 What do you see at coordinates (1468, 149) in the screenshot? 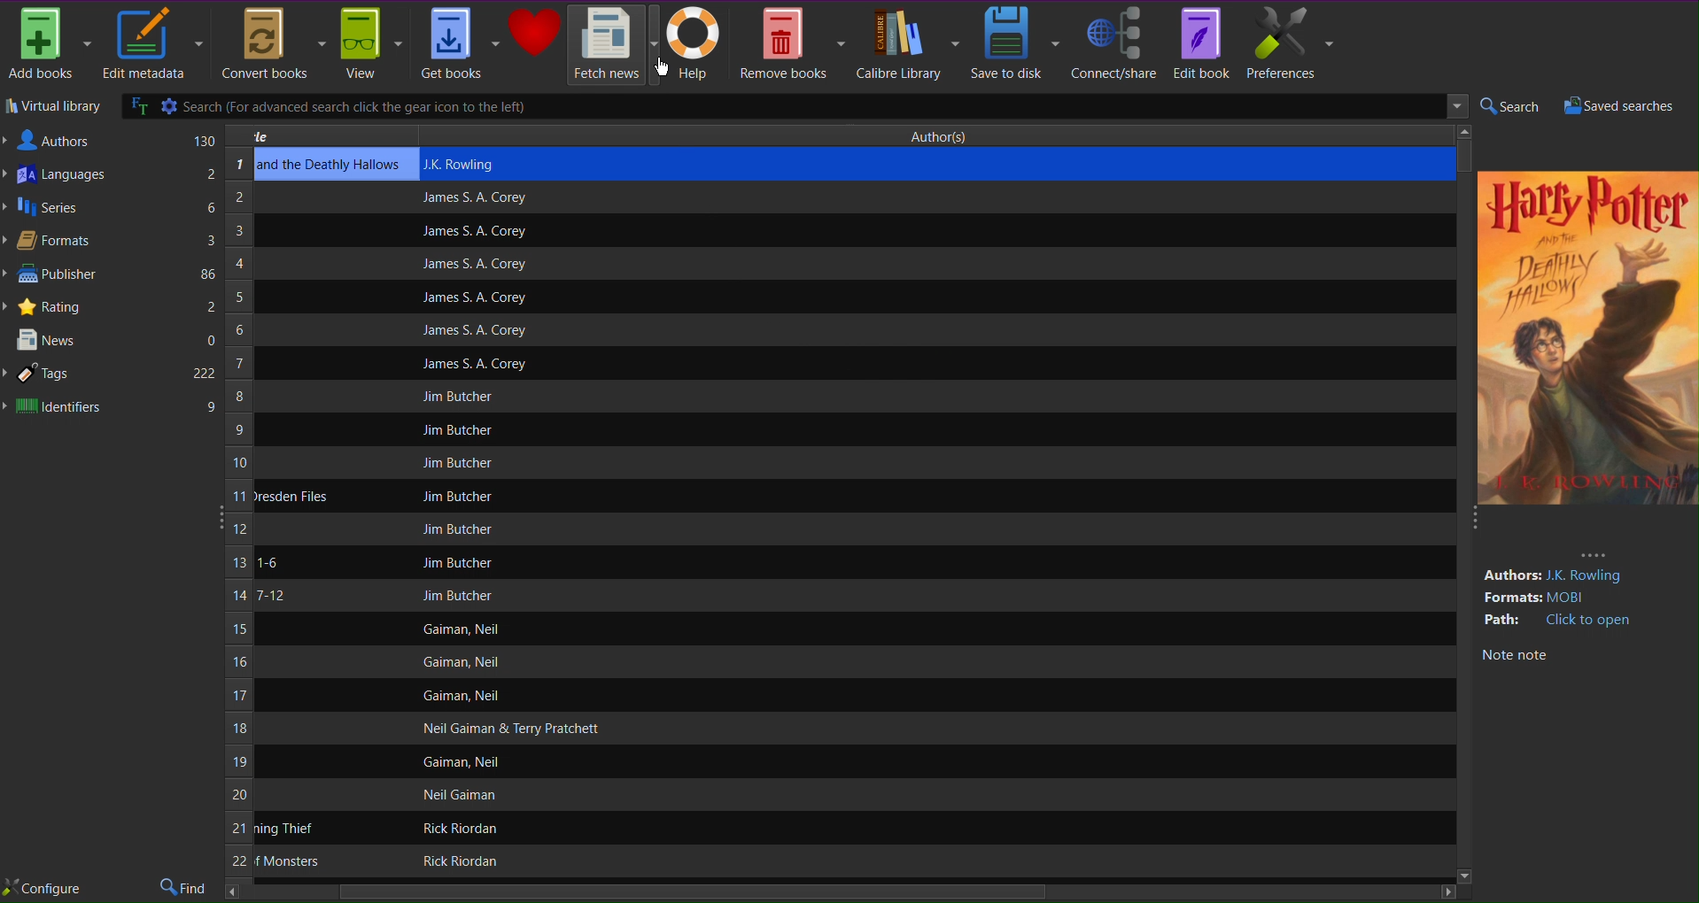
I see `Scrollbar` at bounding box center [1468, 149].